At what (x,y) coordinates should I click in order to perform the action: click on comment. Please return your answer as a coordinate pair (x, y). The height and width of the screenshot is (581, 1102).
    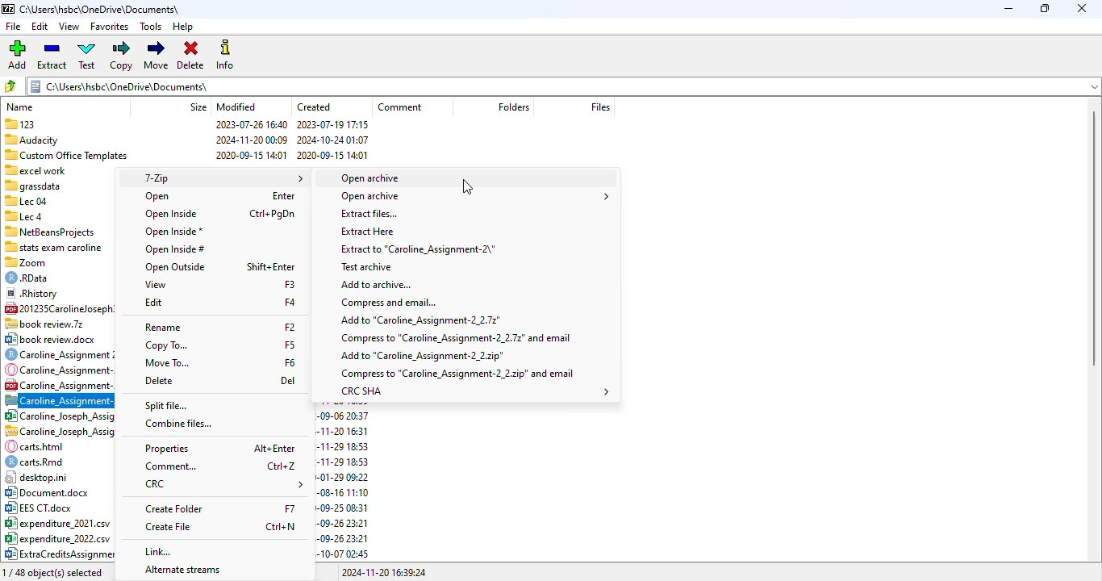
    Looking at the image, I should click on (171, 466).